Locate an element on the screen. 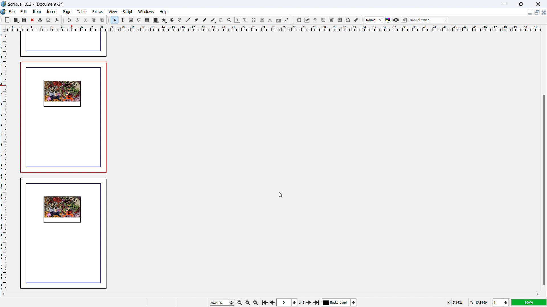 The height and width of the screenshot is (307, 547). freehand line is located at coordinates (205, 20).